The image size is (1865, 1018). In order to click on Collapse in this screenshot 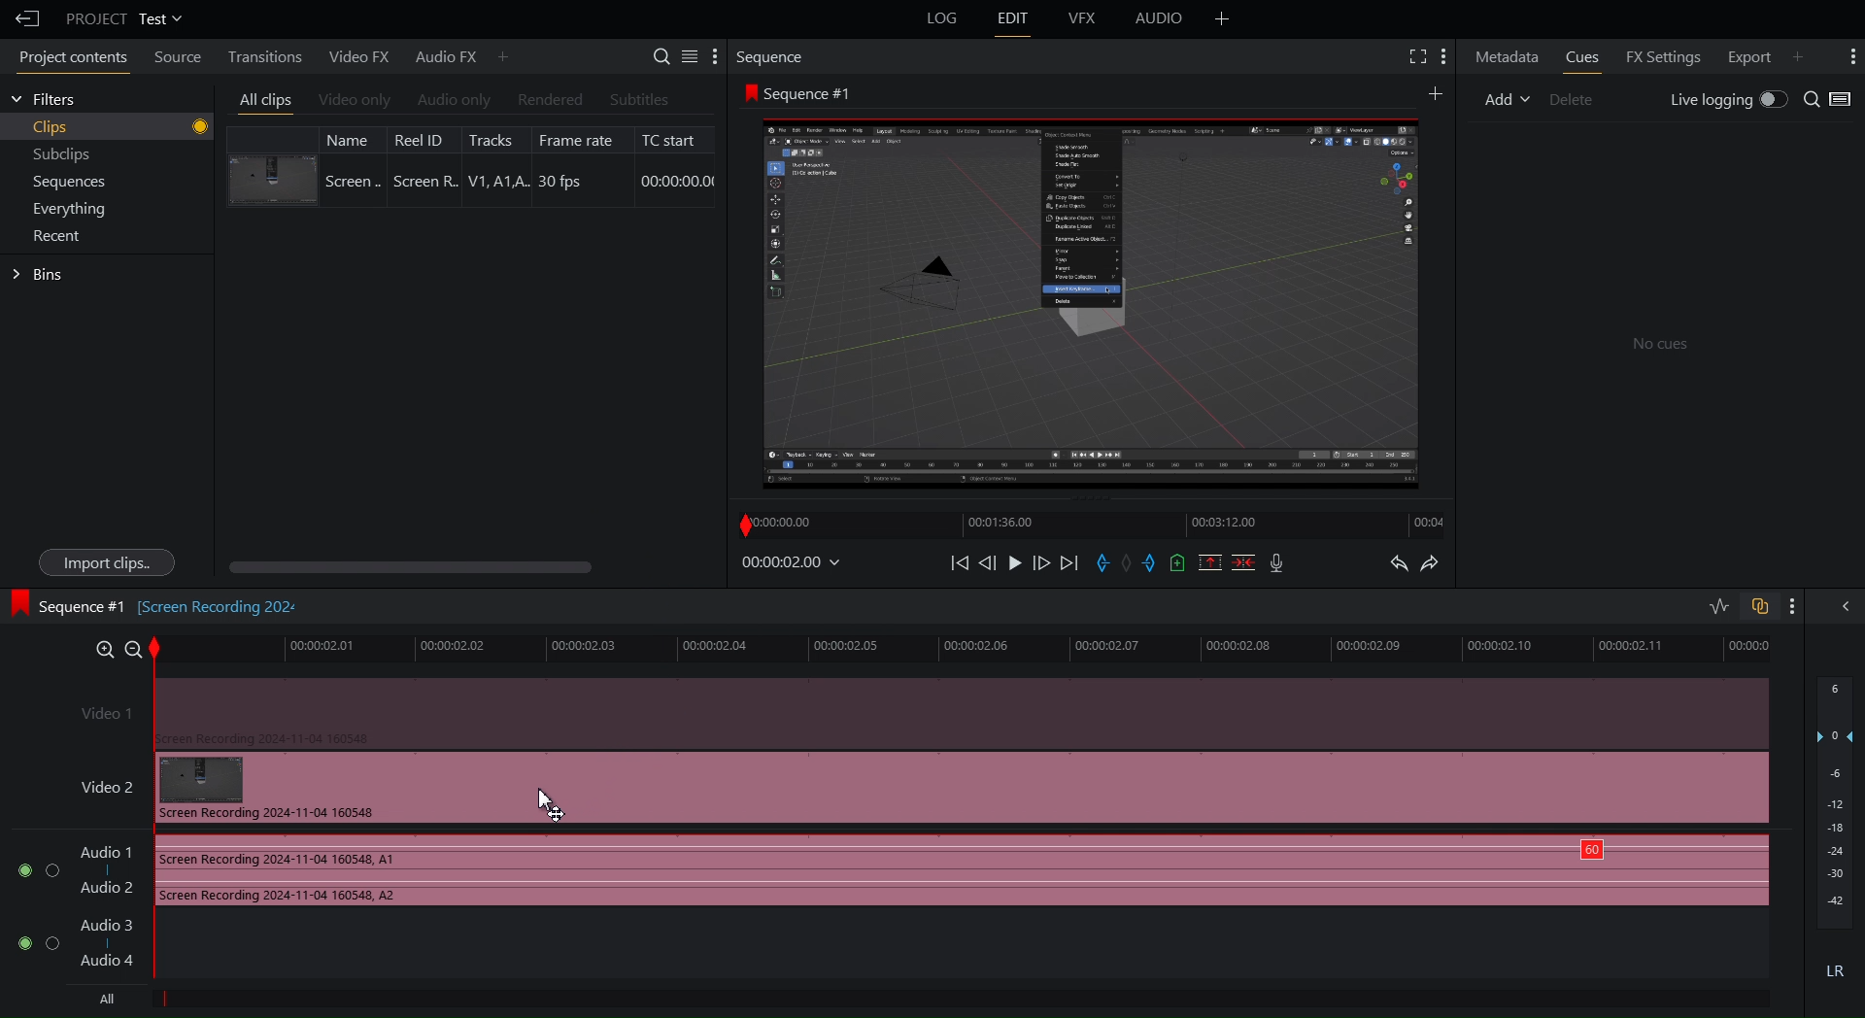, I will do `click(1842, 605)`.